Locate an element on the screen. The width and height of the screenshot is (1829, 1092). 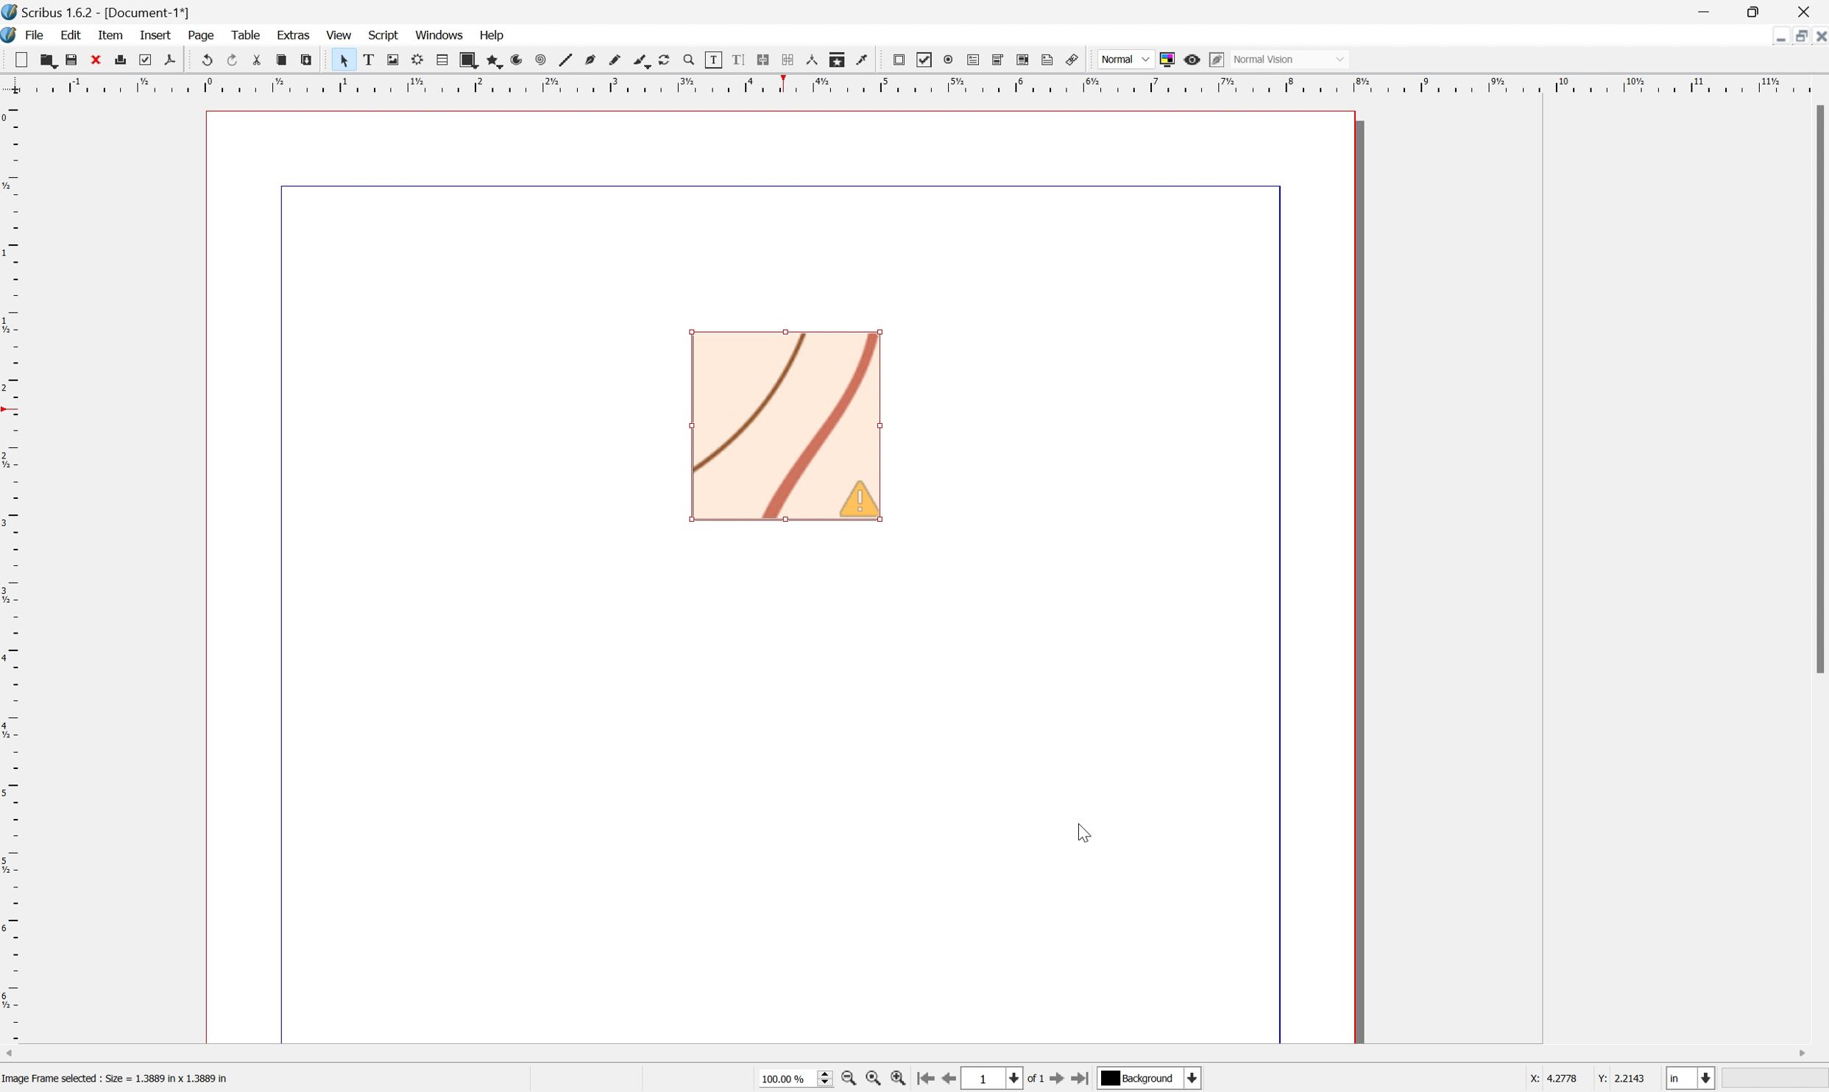
Minimize is located at coordinates (1802, 38).